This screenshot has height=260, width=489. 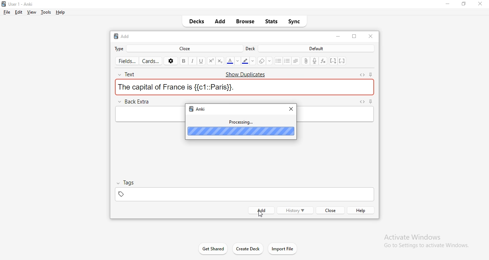 I want to click on progress bar, so click(x=239, y=132).